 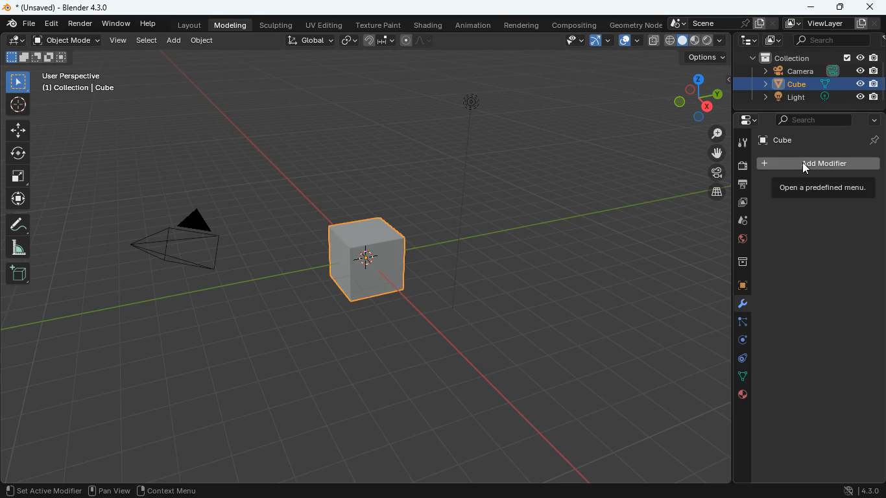 What do you see at coordinates (53, 24) in the screenshot?
I see `edit` at bounding box center [53, 24].